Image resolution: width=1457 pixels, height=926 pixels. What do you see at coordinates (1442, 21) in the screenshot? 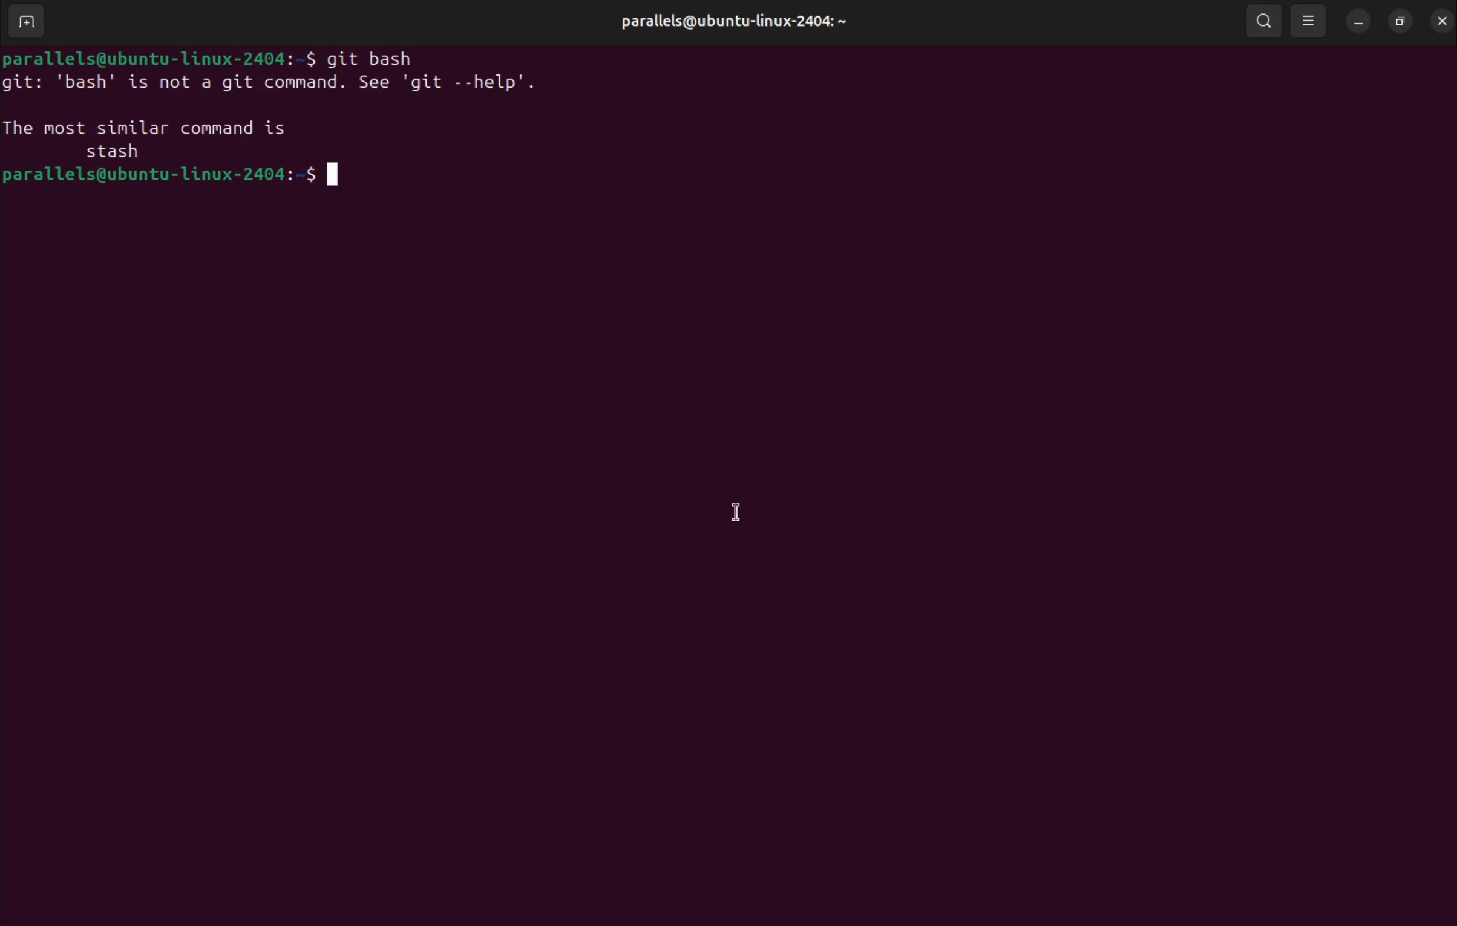
I see `close` at bounding box center [1442, 21].